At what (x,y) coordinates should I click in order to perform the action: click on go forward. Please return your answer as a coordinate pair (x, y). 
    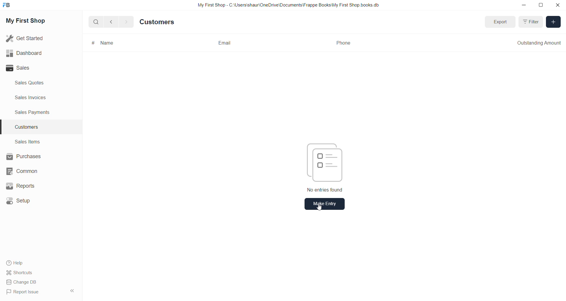
    Looking at the image, I should click on (126, 22).